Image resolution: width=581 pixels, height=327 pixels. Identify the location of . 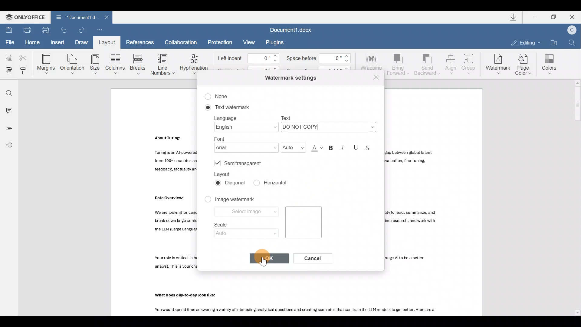
(186, 295).